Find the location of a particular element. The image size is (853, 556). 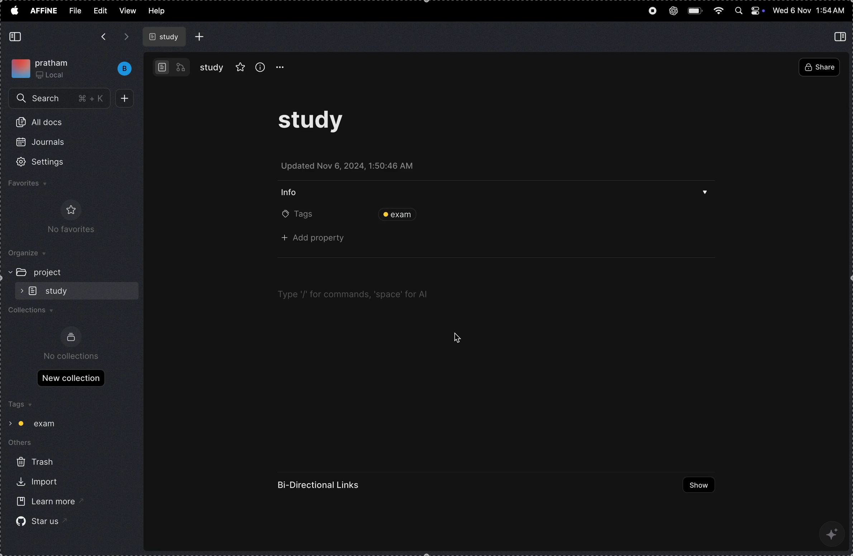

collections is located at coordinates (35, 312).